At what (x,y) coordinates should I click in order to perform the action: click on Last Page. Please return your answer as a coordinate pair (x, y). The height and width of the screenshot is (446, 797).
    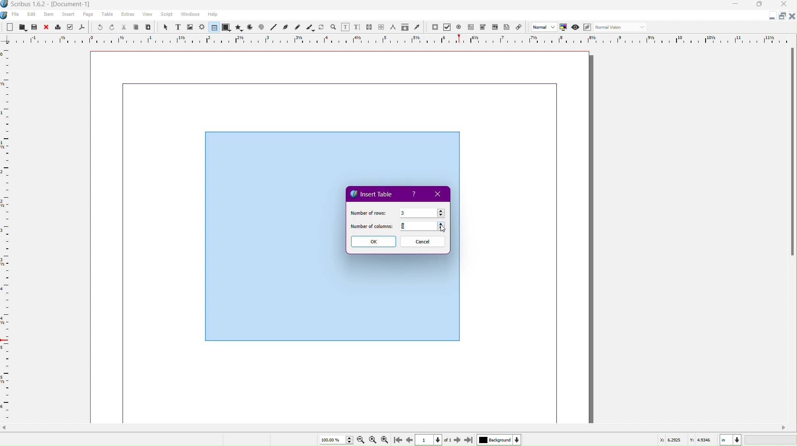
    Looking at the image, I should click on (469, 439).